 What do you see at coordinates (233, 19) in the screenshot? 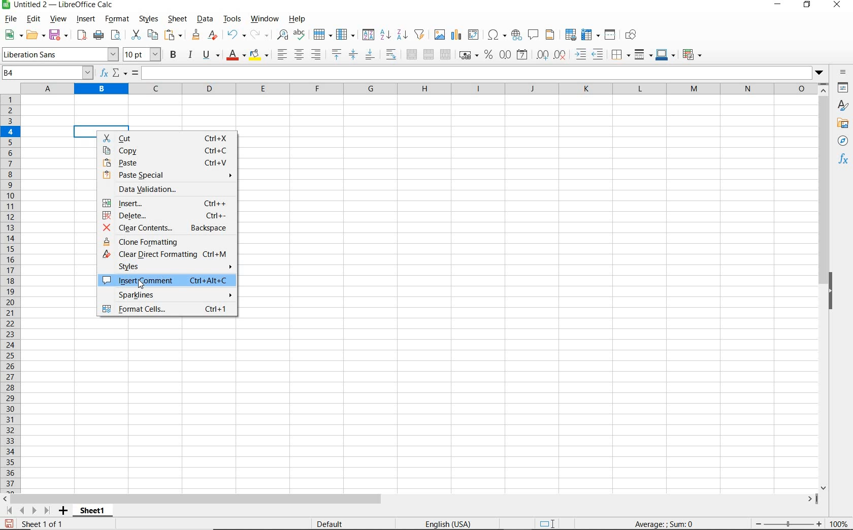
I see `tools` at bounding box center [233, 19].